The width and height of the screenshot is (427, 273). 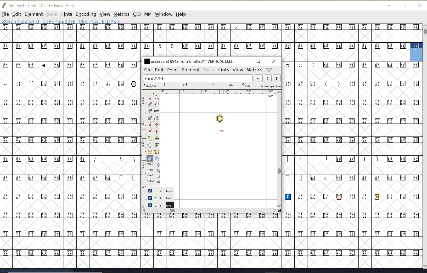 What do you see at coordinates (51, 14) in the screenshot?
I see `TOOLS` at bounding box center [51, 14].